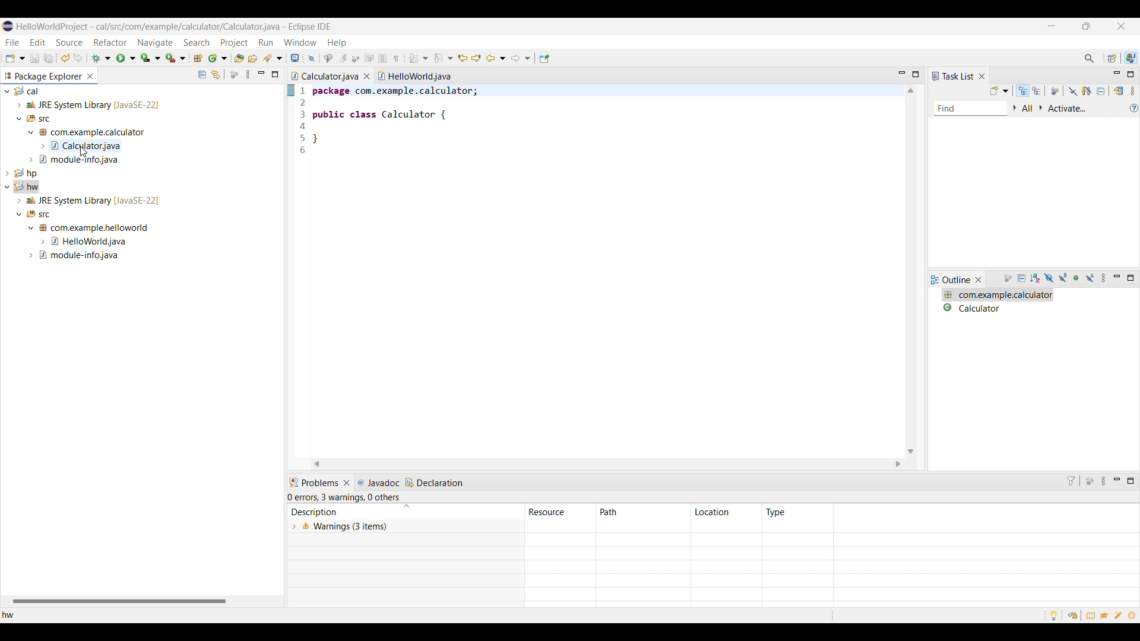 This screenshot has width=1140, height=641. I want to click on Window, so click(301, 42).